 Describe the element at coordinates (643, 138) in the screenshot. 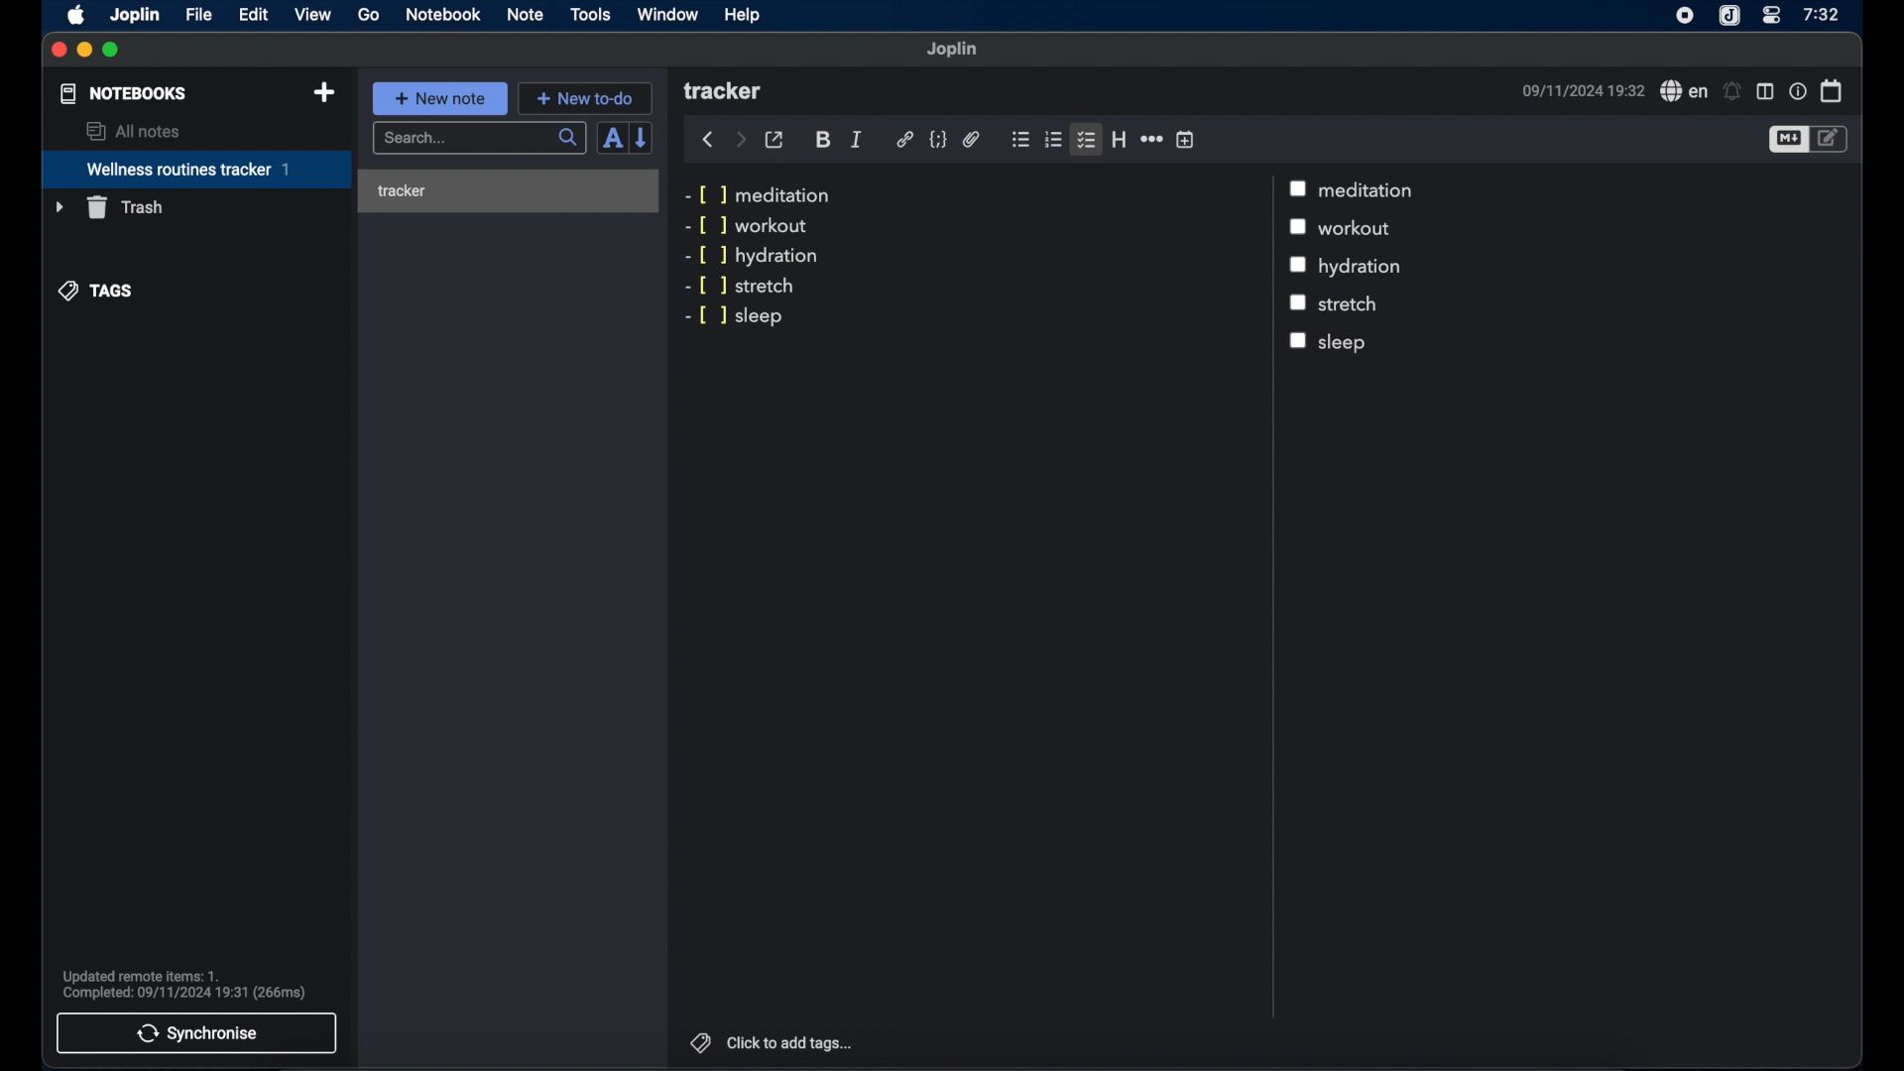

I see `reverse sort order` at that location.